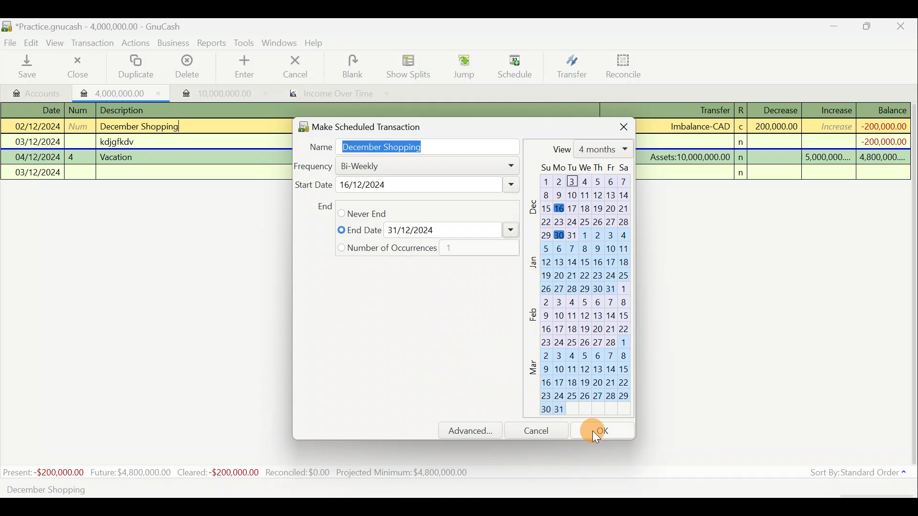 Image resolution: width=918 pixels, height=516 pixels. What do you see at coordinates (118, 143) in the screenshot?
I see `Lines of transactions` at bounding box center [118, 143].